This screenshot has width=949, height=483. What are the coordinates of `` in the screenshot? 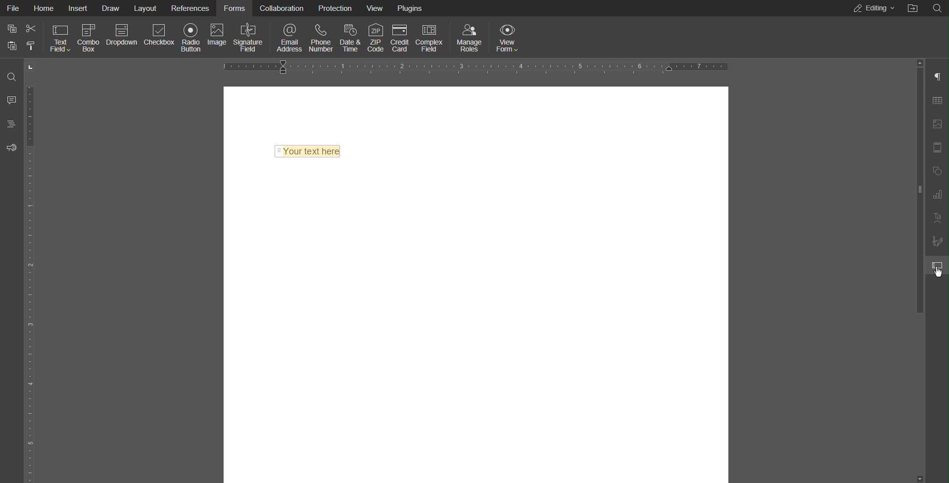 It's located at (913, 9).